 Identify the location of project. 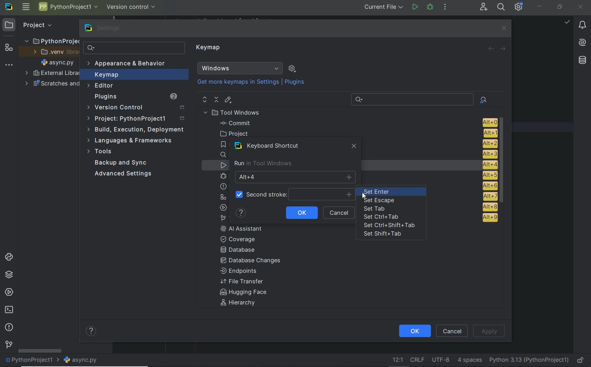
(356, 133).